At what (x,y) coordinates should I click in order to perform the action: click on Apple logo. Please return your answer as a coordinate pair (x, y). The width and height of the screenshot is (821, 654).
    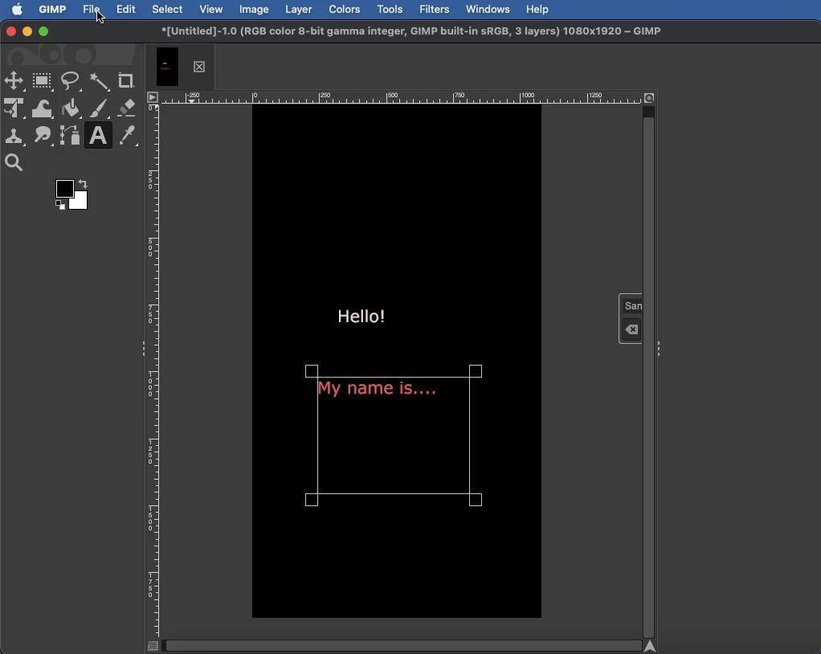
    Looking at the image, I should click on (18, 10).